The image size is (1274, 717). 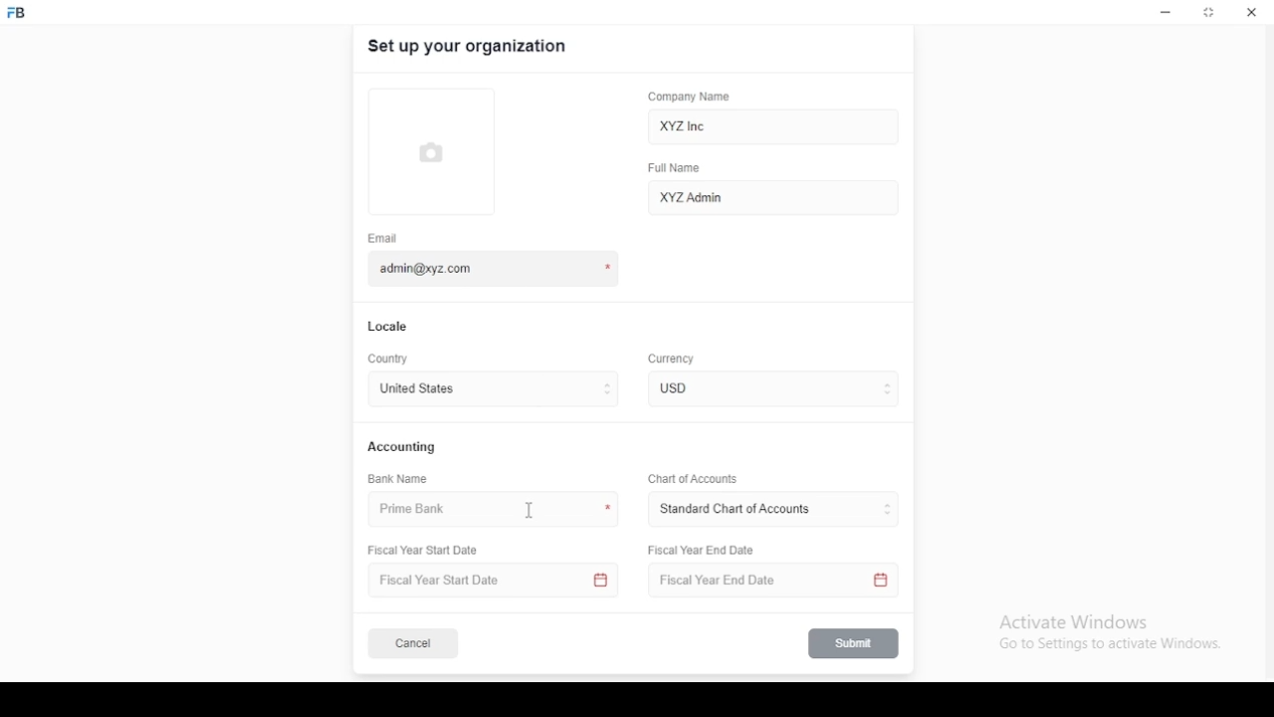 I want to click on submit, so click(x=855, y=643).